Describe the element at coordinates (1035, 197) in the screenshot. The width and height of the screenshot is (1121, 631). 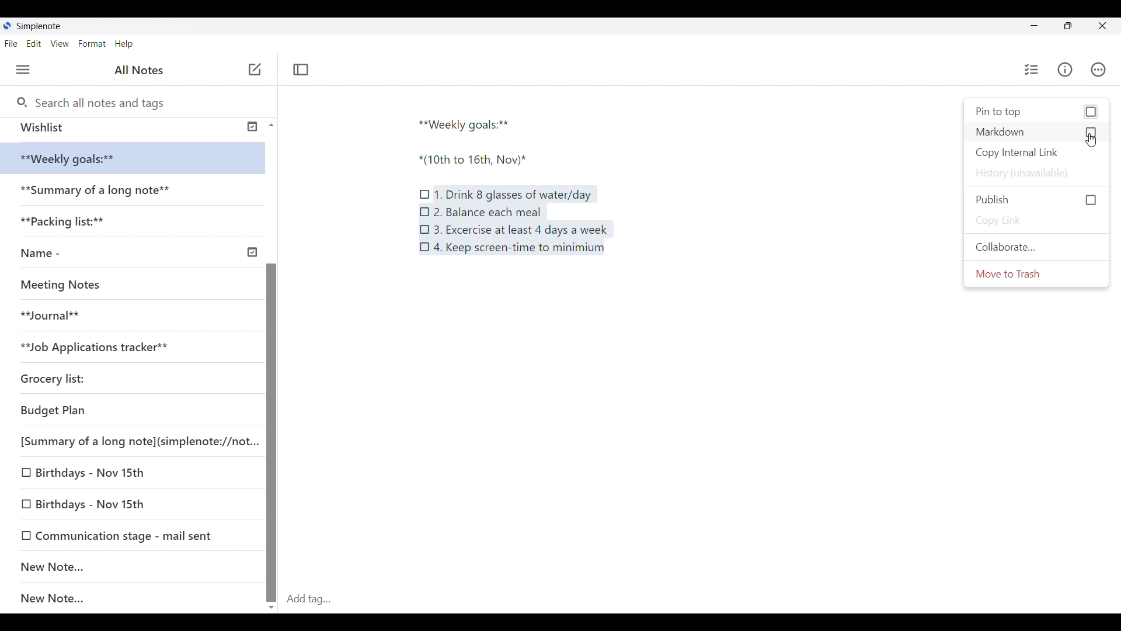
I see `Publish` at that location.